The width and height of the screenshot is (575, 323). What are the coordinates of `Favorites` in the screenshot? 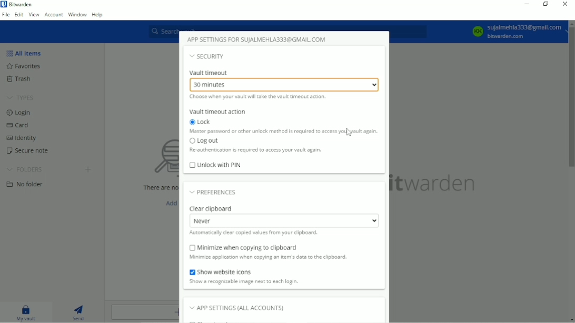 It's located at (27, 66).